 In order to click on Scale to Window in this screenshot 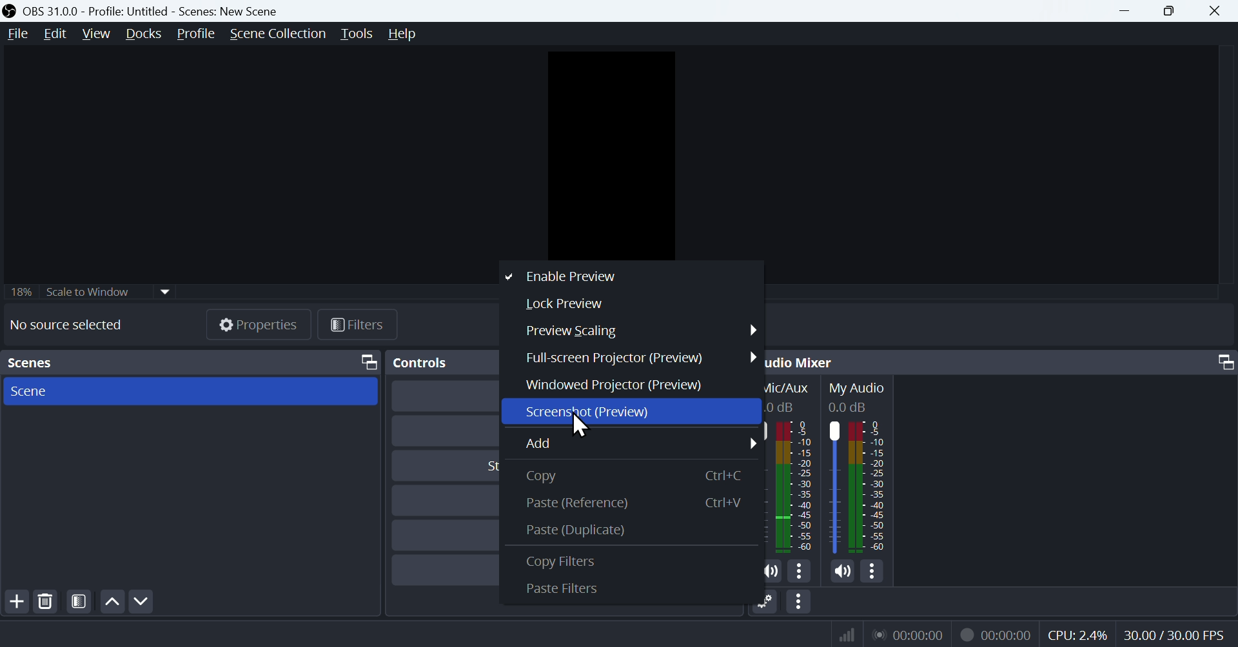, I will do `click(108, 291)`.